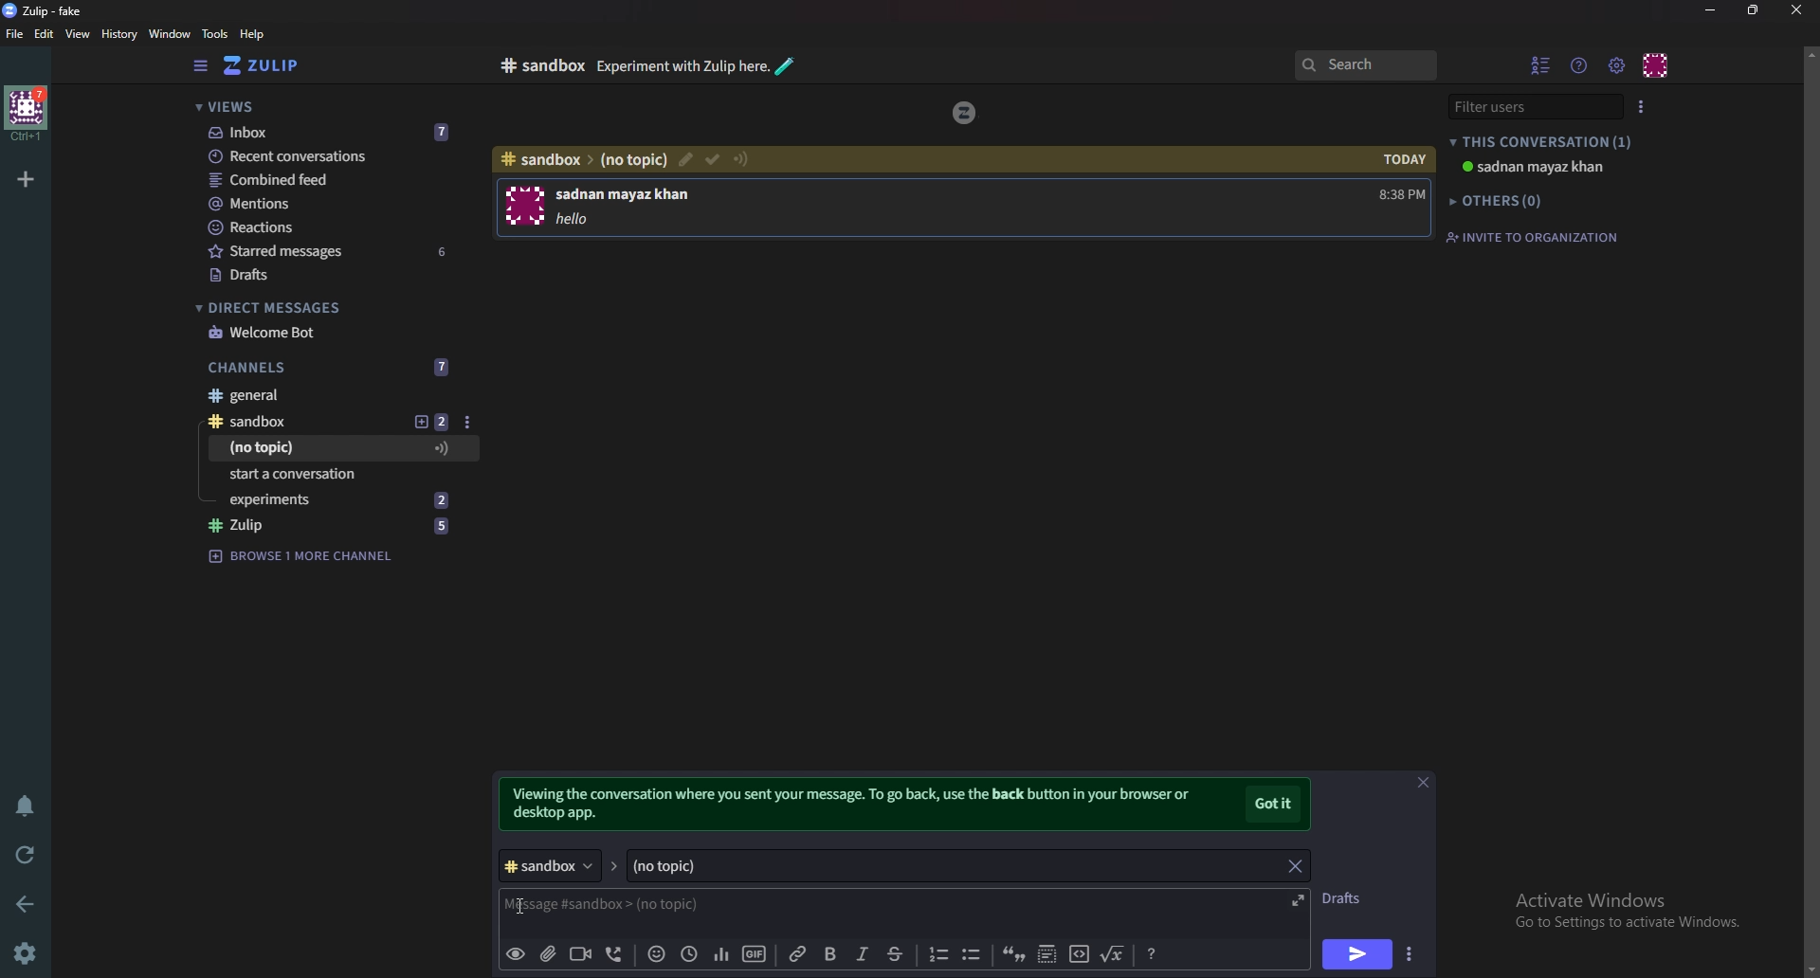 The height and width of the screenshot is (978, 1820). I want to click on Global time, so click(690, 954).